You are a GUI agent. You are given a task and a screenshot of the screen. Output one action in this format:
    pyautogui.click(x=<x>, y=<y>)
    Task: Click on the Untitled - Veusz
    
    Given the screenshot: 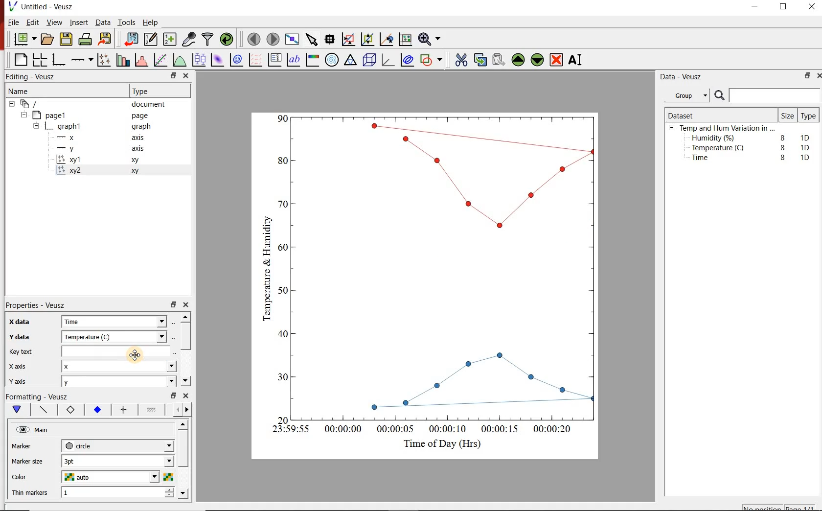 What is the action you would take?
    pyautogui.click(x=44, y=6)
    